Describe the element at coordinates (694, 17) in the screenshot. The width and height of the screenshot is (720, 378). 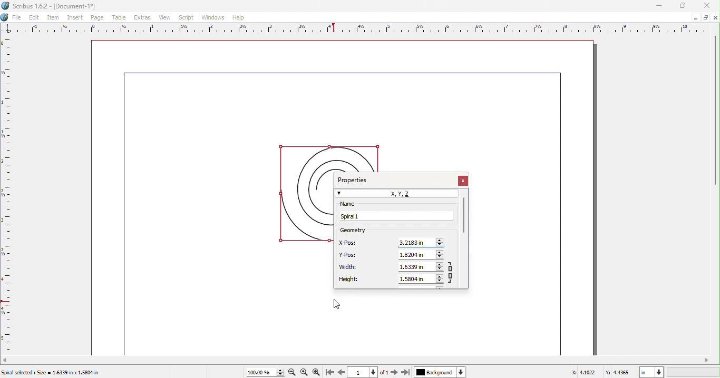
I see `Minimize` at that location.